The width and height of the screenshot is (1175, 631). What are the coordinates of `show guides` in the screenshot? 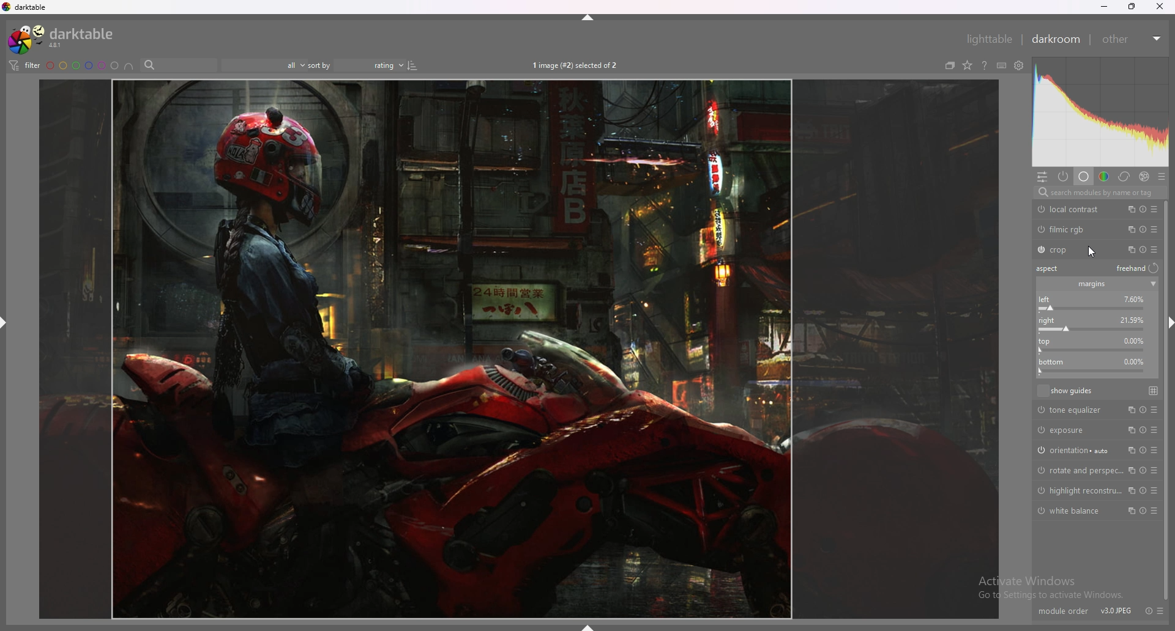 It's located at (1065, 390).